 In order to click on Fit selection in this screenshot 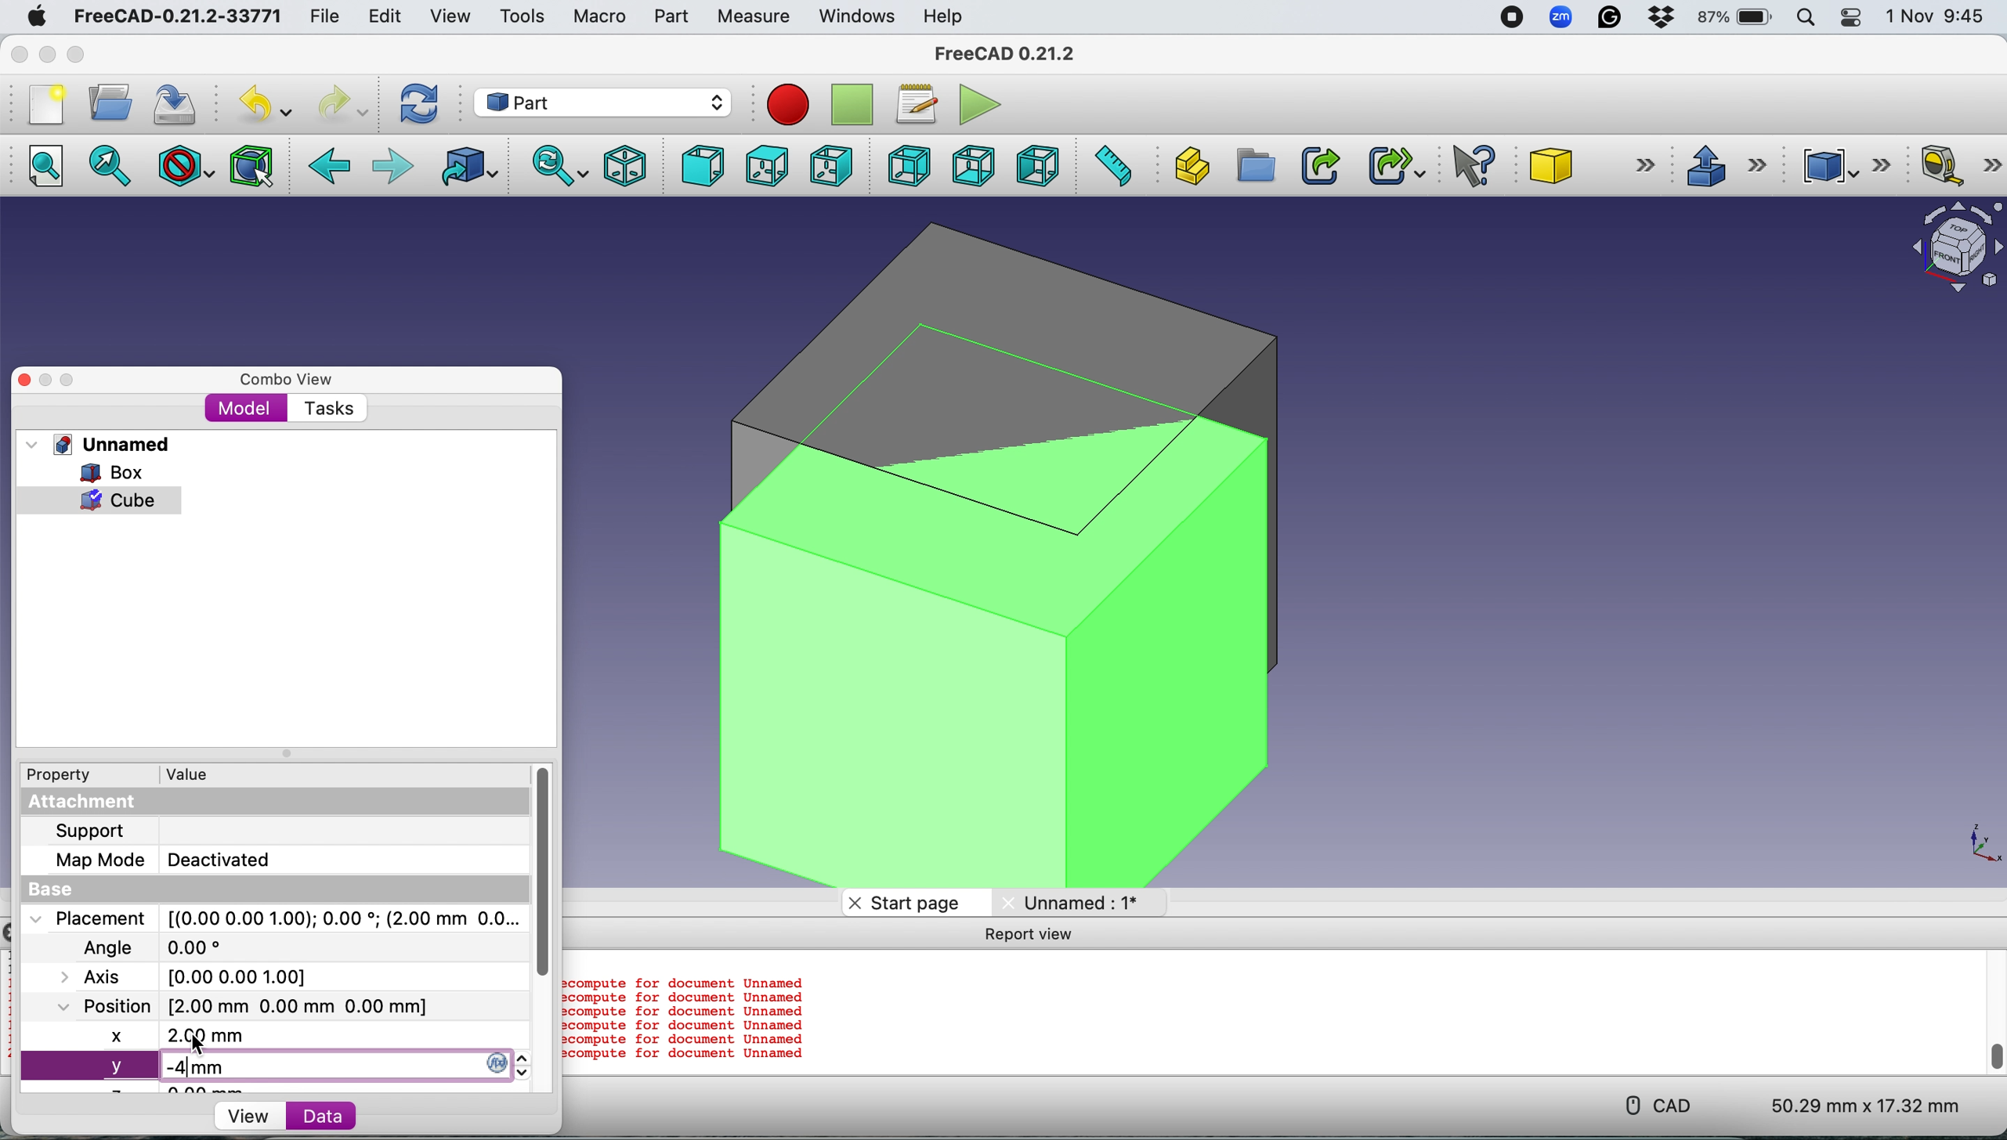, I will do `click(112, 168)`.